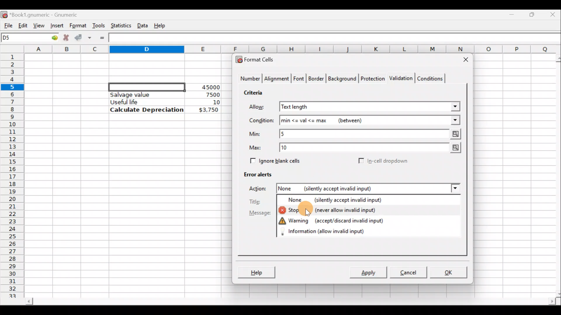 The height and width of the screenshot is (315, 561). Describe the element at coordinates (23, 24) in the screenshot. I see `Edit` at that location.